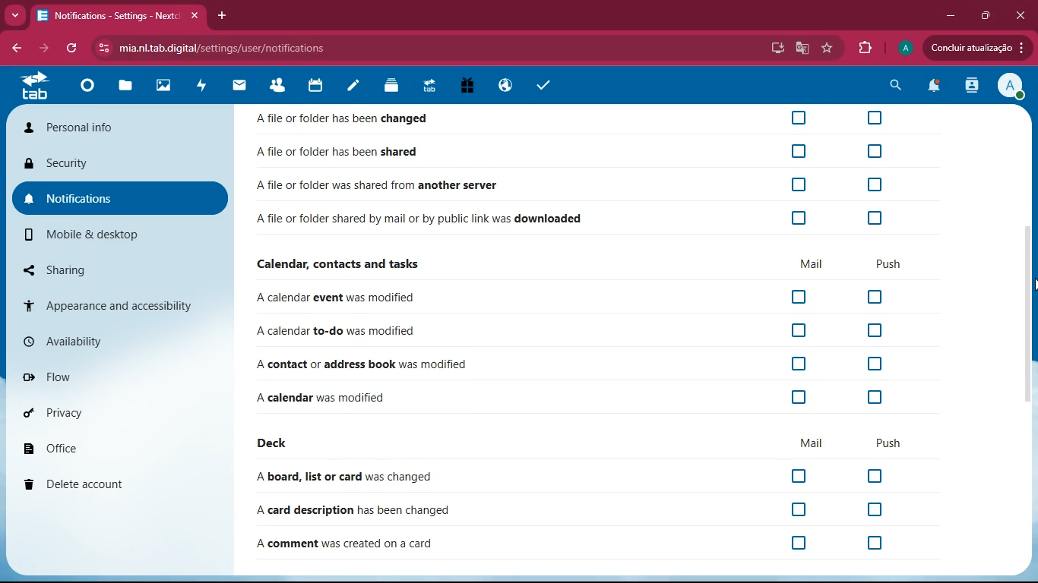  What do you see at coordinates (469, 87) in the screenshot?
I see `gift` at bounding box center [469, 87].